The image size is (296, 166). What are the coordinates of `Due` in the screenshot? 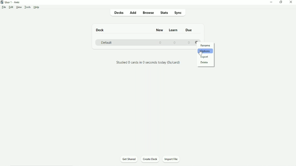 It's located at (189, 30).